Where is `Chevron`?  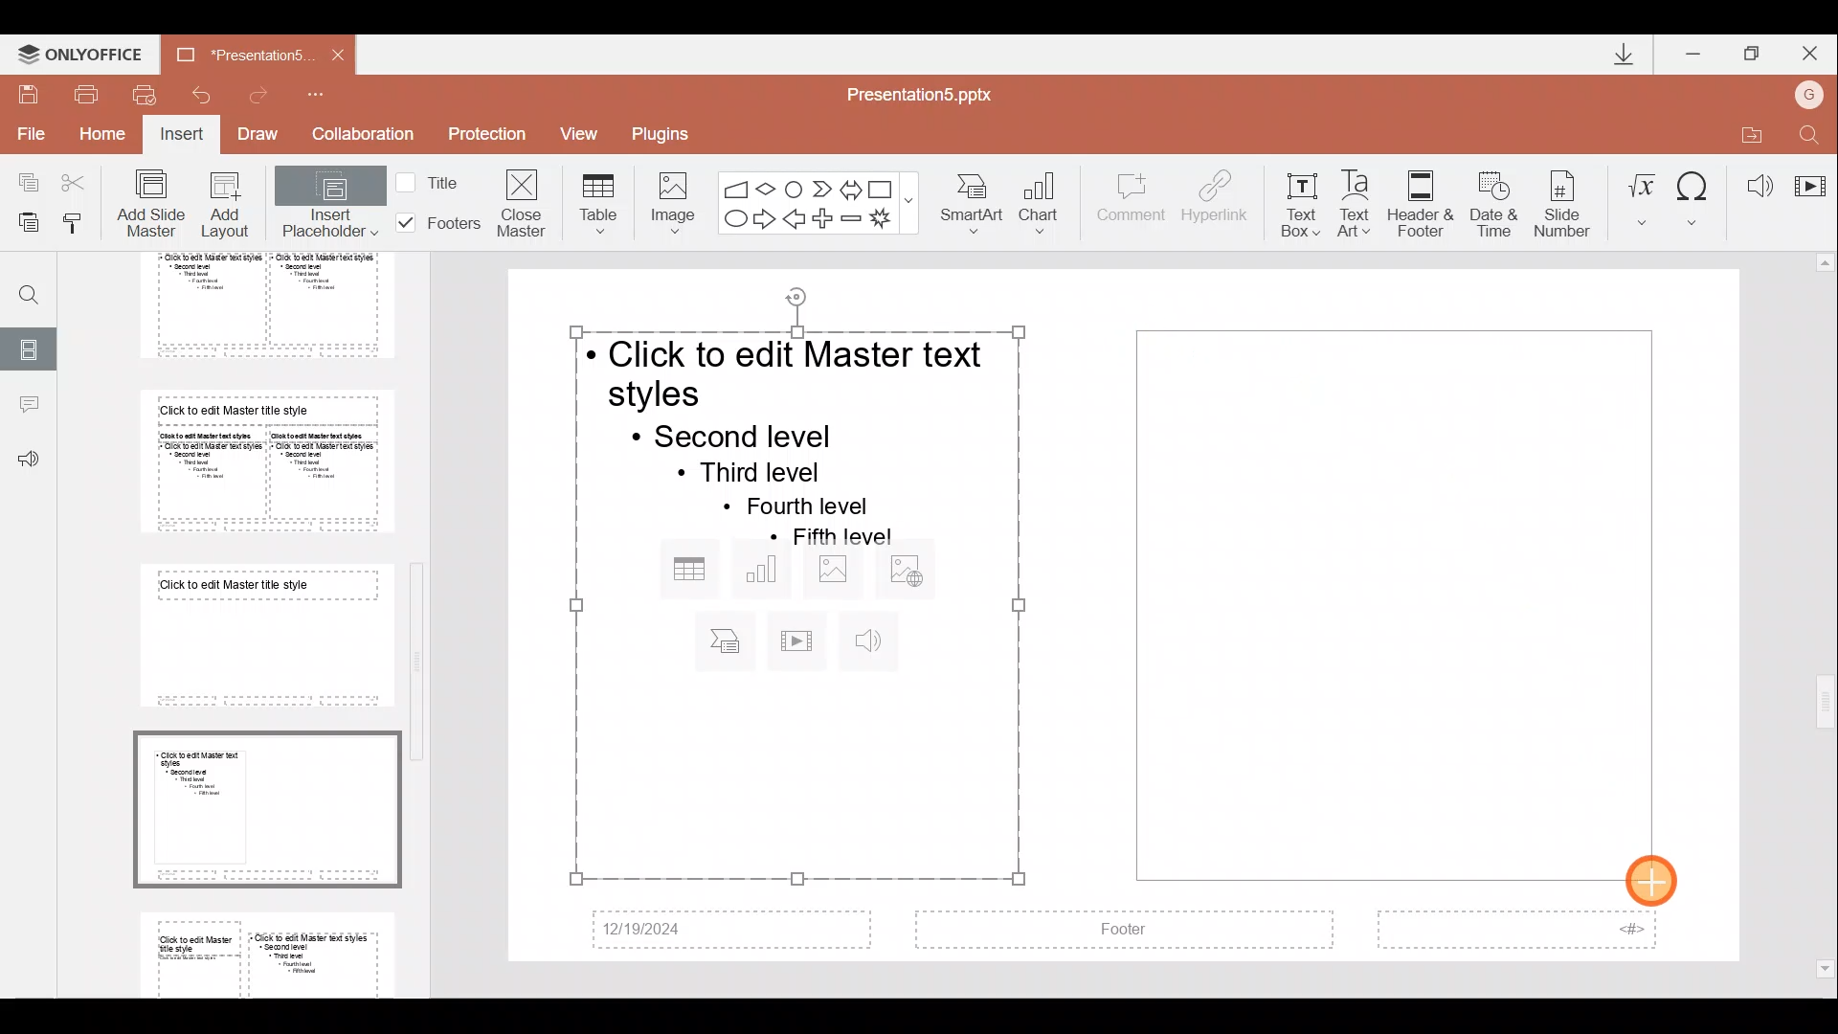
Chevron is located at coordinates (819, 187).